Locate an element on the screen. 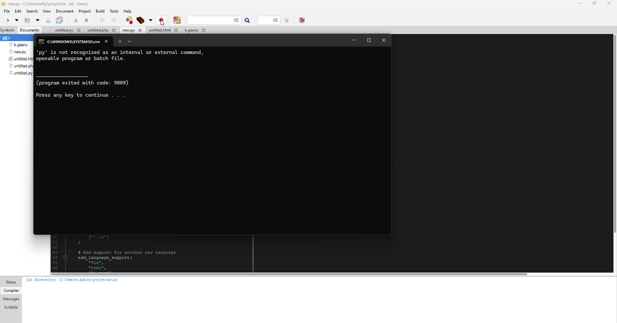 This screenshot has height=323, width=617. cmd is located at coordinates (68, 42).